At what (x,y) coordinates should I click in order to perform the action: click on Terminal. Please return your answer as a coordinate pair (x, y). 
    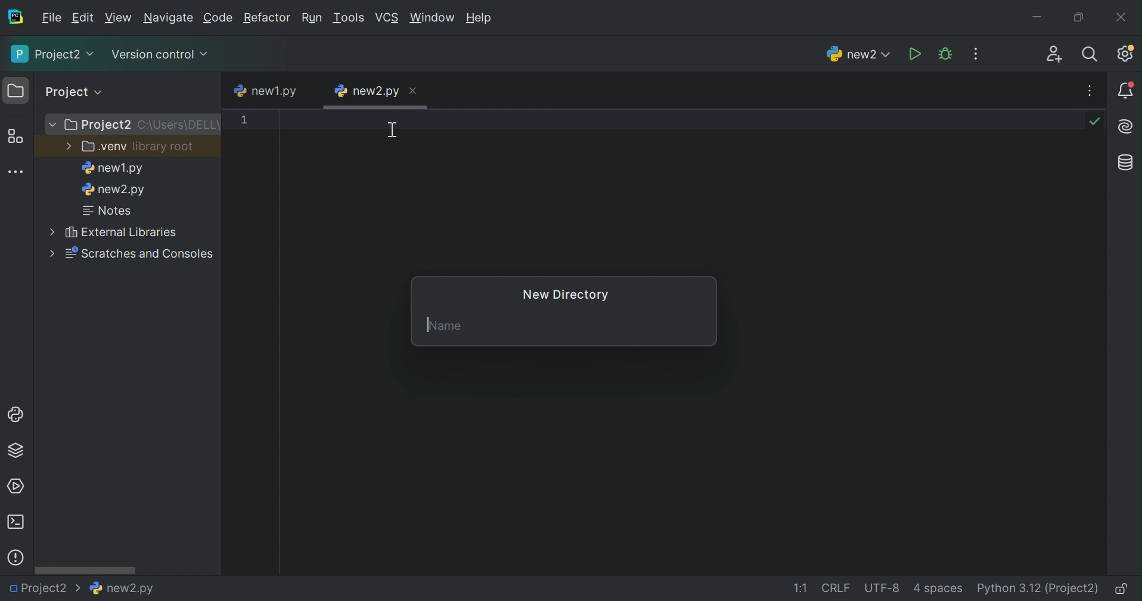
    Looking at the image, I should click on (15, 522).